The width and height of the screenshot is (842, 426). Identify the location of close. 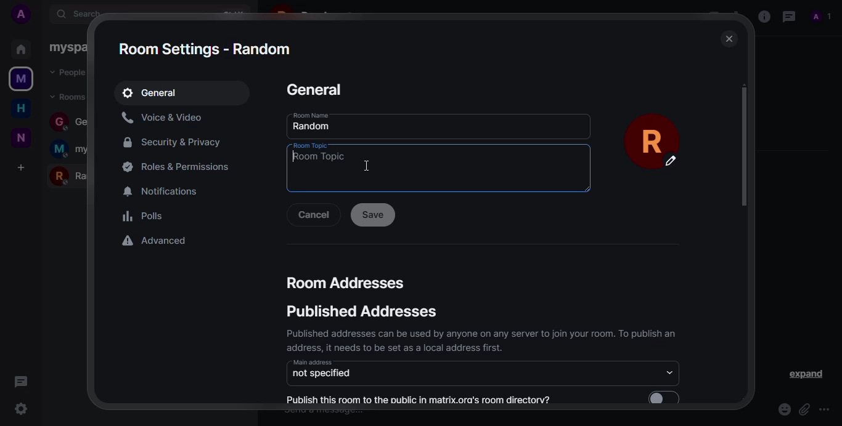
(726, 38).